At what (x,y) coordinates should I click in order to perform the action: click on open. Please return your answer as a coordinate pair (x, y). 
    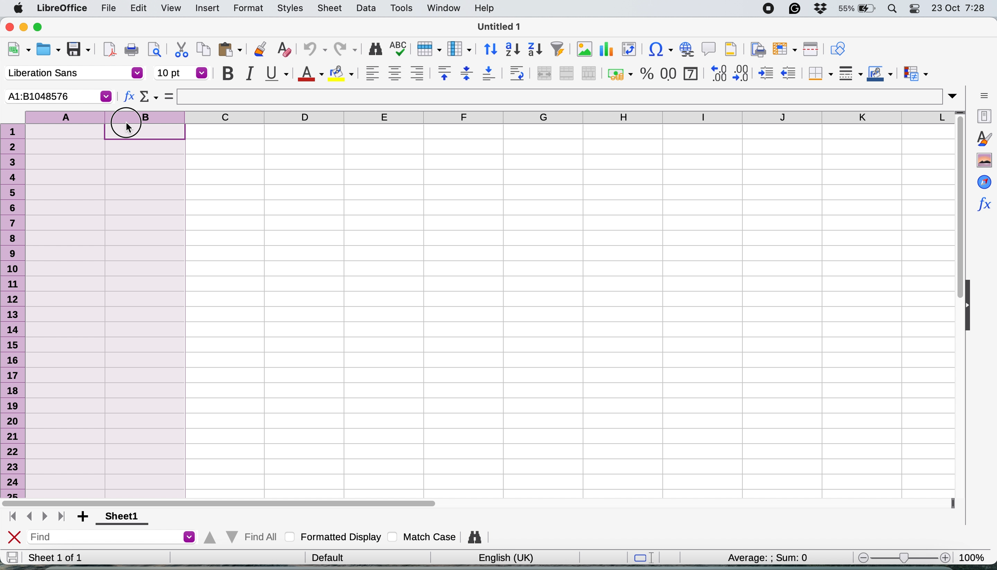
    Looking at the image, I should click on (50, 49).